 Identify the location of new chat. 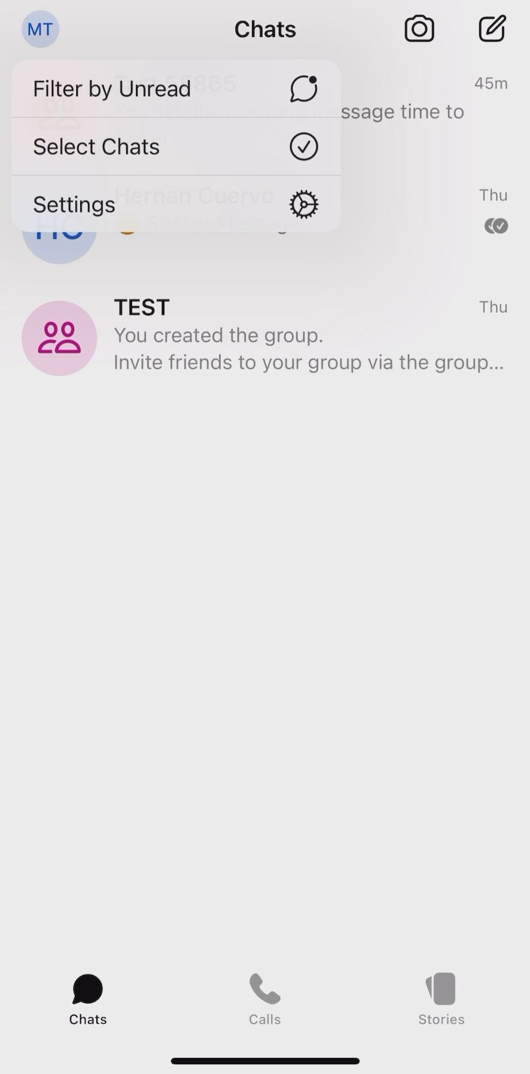
(491, 26).